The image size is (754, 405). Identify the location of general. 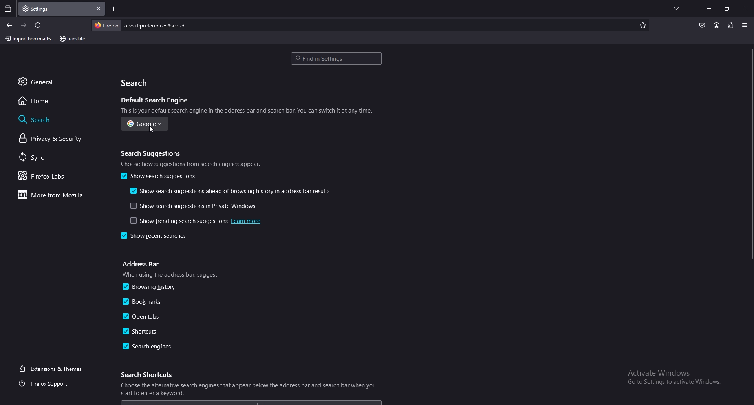
(62, 82).